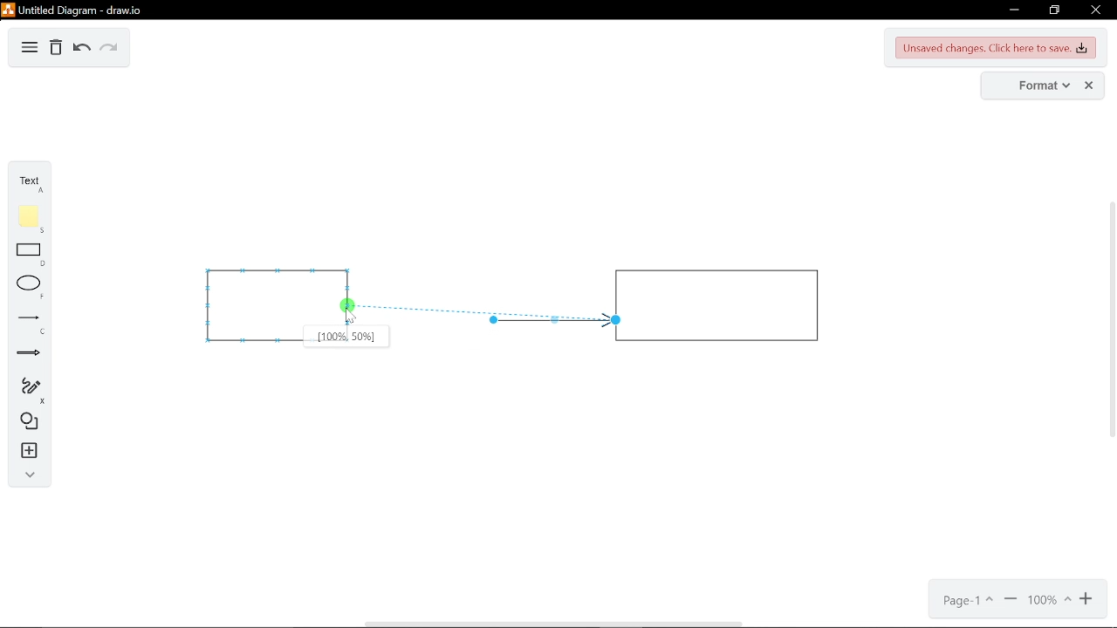 The image size is (1117, 628). I want to click on freehand, so click(26, 390).